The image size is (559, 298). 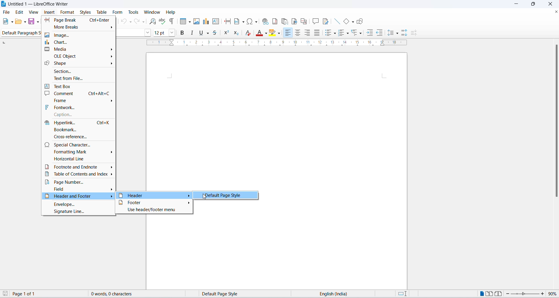 What do you see at coordinates (205, 197) in the screenshot?
I see `cursor` at bounding box center [205, 197].